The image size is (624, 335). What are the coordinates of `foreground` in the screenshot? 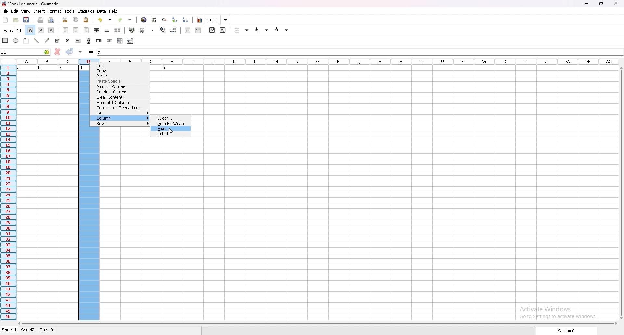 It's located at (262, 30).